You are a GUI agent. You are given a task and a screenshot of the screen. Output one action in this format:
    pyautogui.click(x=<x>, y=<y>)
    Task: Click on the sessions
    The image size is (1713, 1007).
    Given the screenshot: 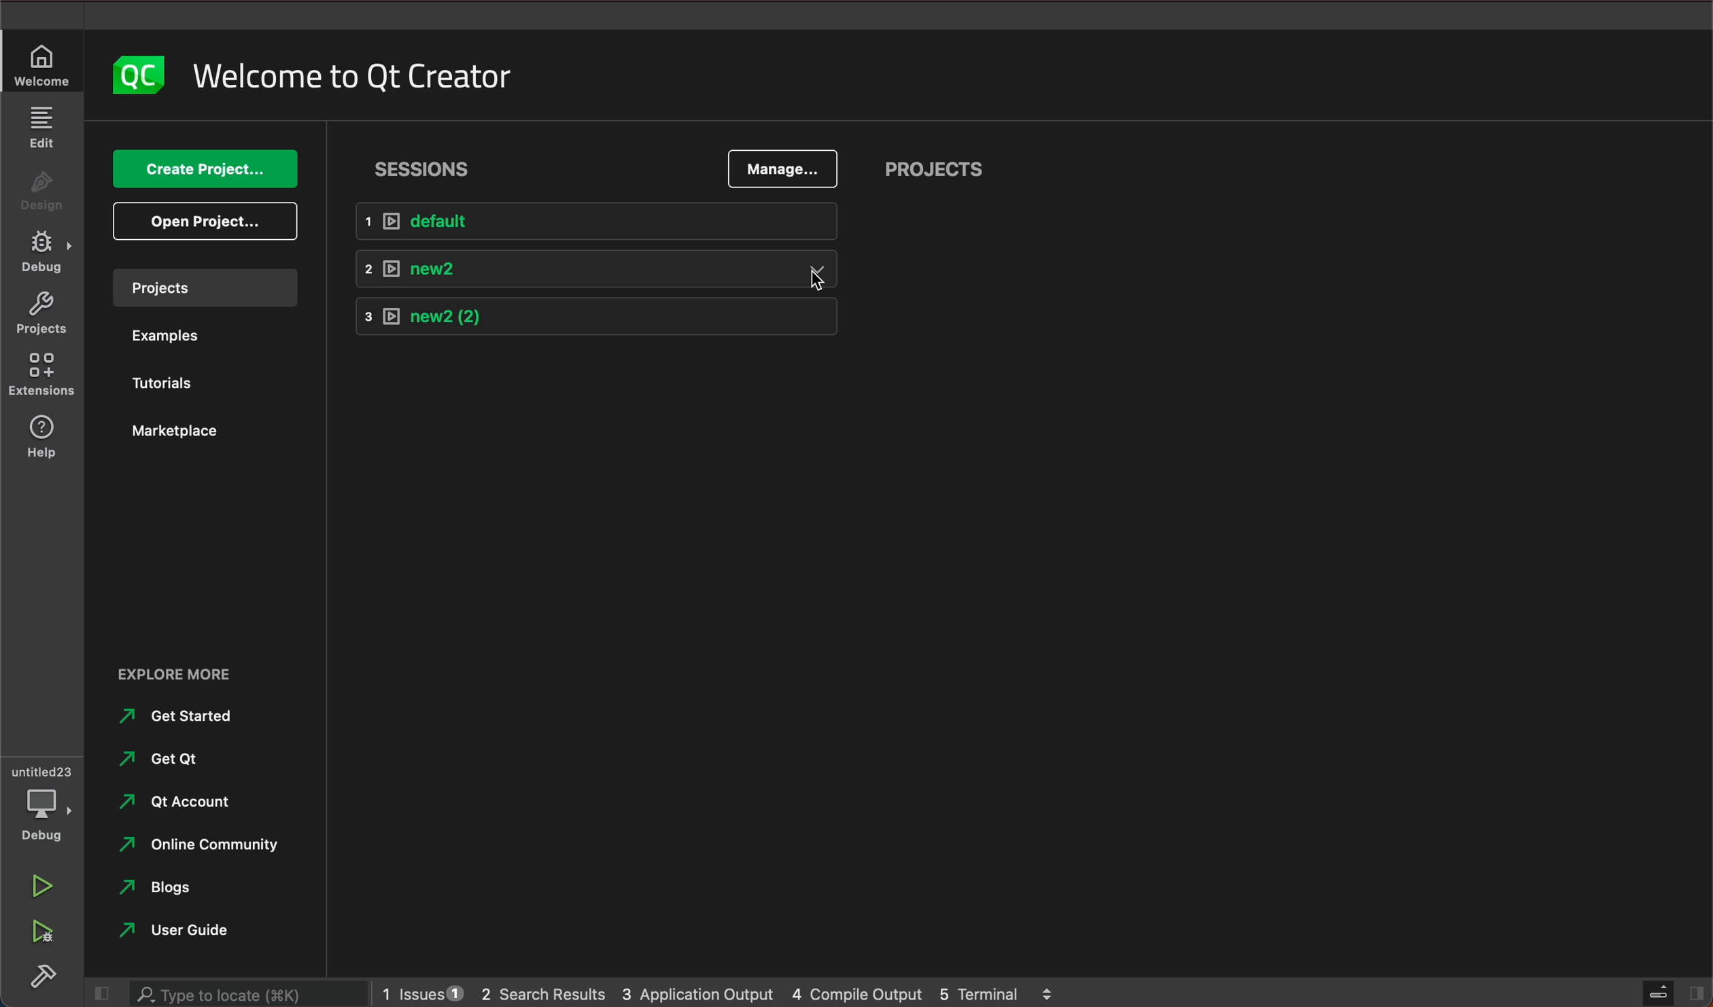 What is the action you would take?
    pyautogui.click(x=429, y=167)
    